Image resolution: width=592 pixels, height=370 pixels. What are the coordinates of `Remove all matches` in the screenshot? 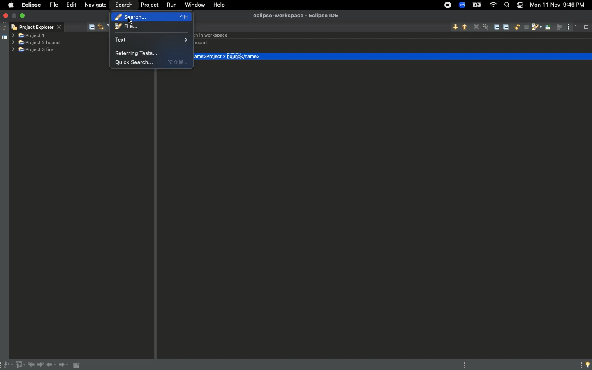 It's located at (486, 27).